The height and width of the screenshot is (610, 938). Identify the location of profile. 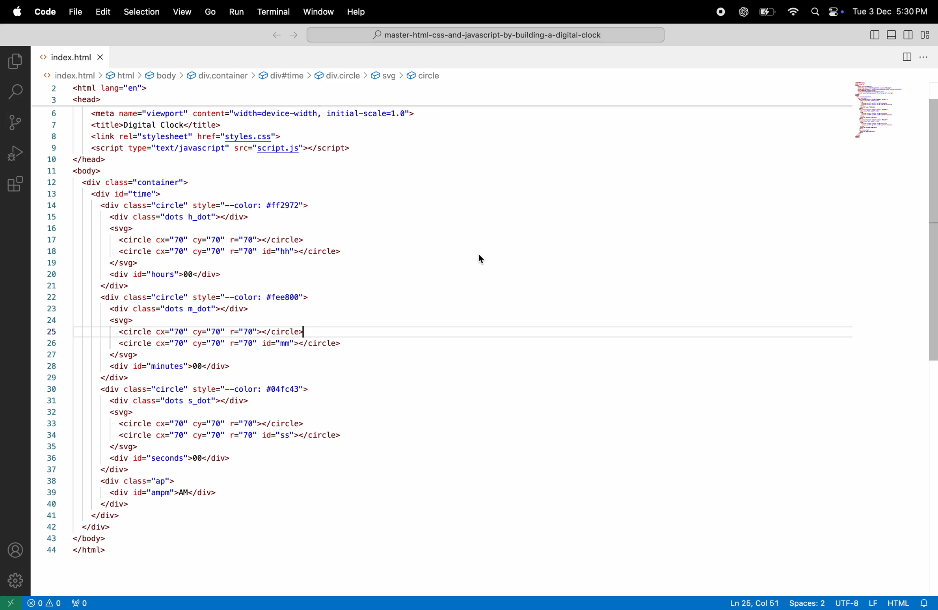
(14, 549).